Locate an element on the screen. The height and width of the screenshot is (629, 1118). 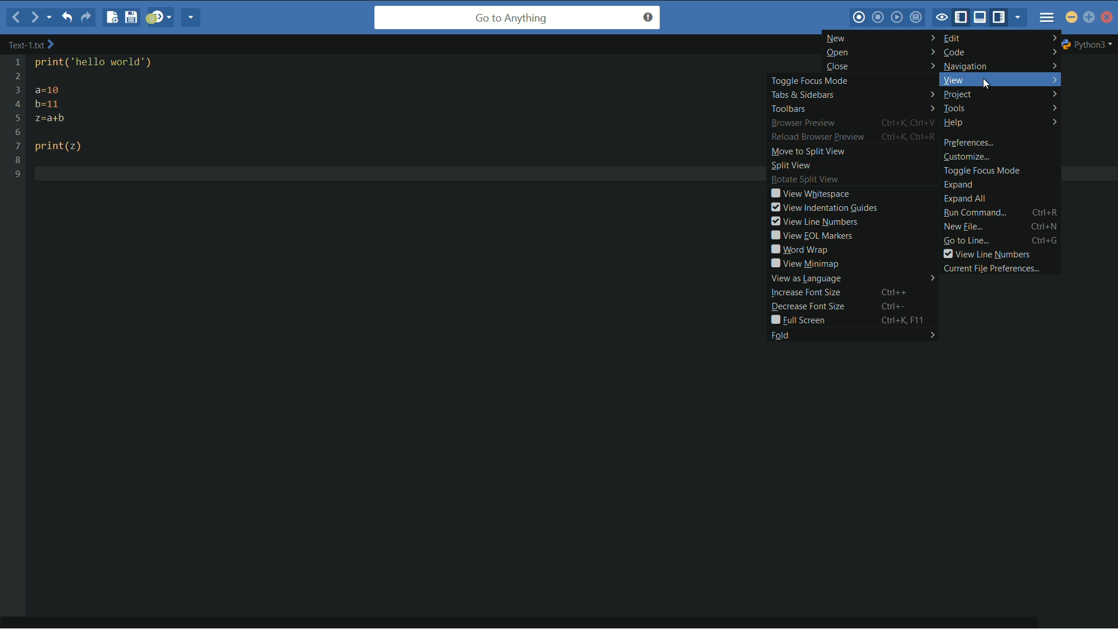
project is located at coordinates (1001, 96).